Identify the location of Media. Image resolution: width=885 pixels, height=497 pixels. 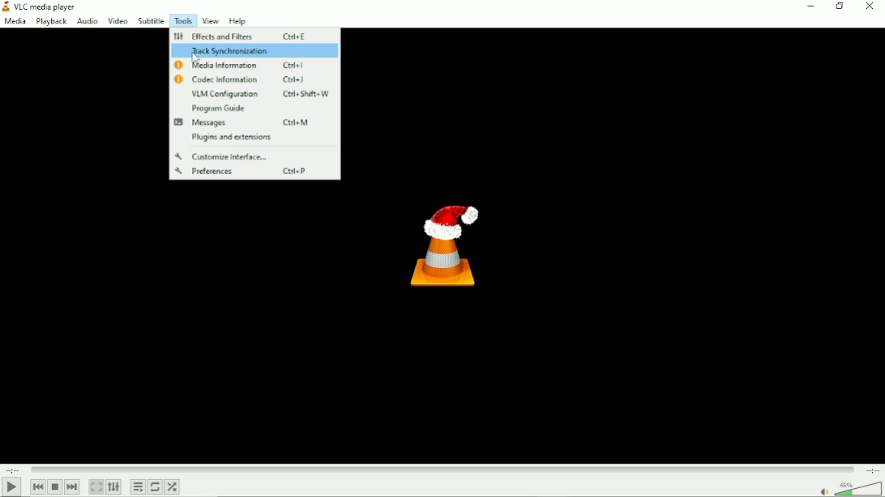
(14, 22).